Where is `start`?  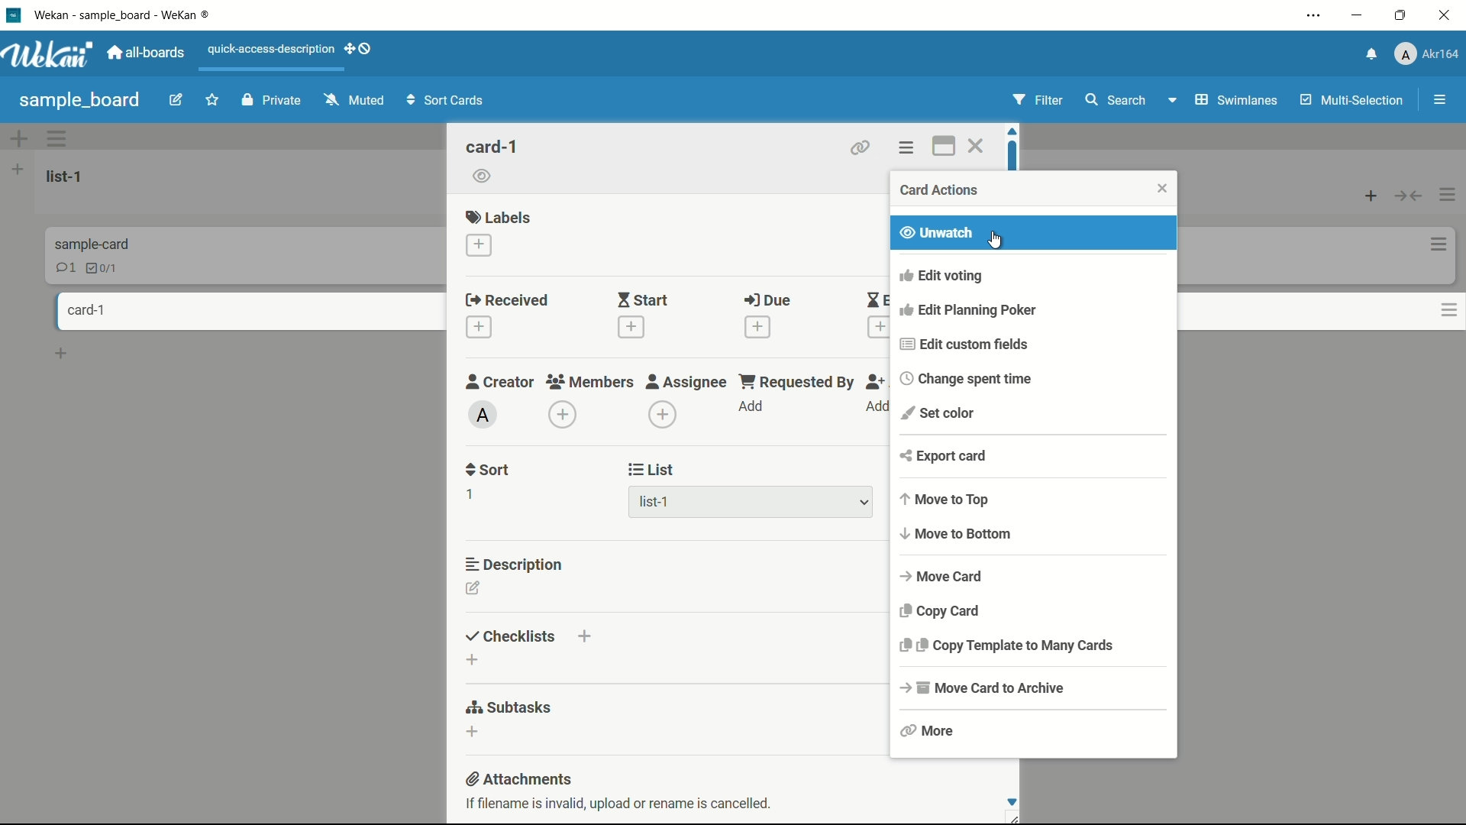
start is located at coordinates (643, 299).